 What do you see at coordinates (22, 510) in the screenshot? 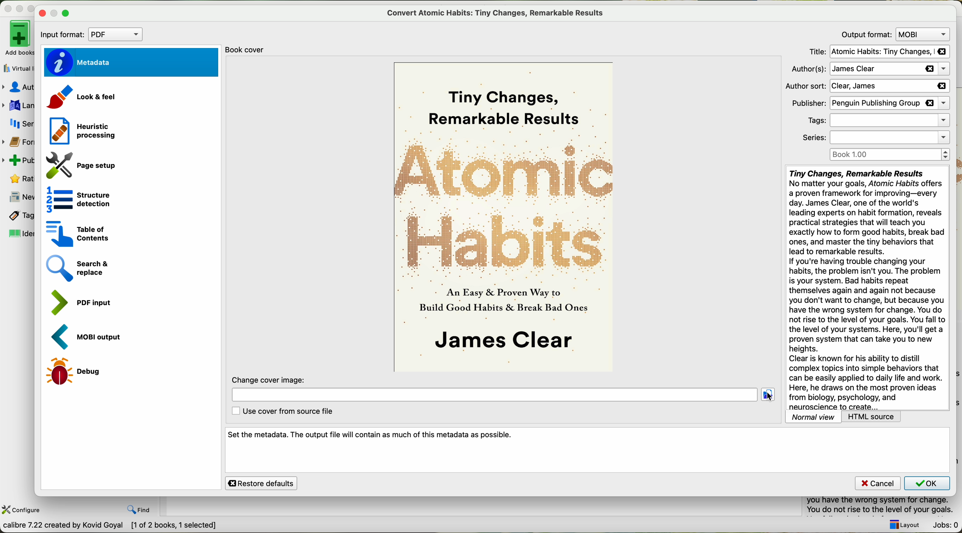
I see `configure` at bounding box center [22, 510].